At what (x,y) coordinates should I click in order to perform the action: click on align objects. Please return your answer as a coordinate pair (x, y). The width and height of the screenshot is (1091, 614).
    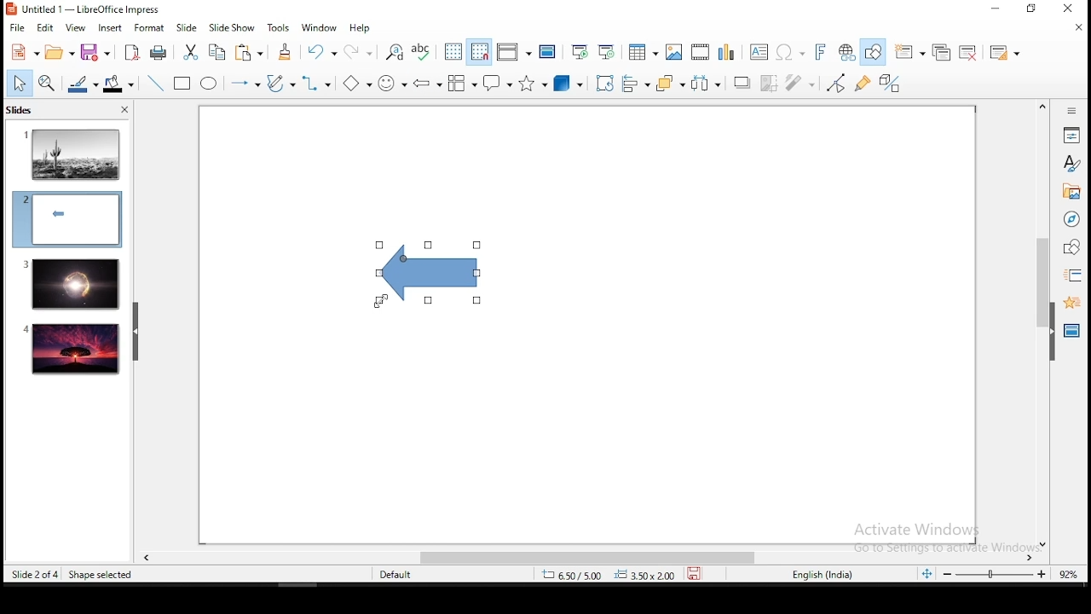
    Looking at the image, I should click on (640, 84).